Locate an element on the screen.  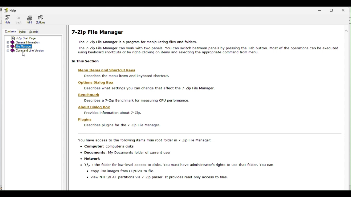
7-Zip File Manager
The 7-Zip File Manager is a program for manipulating files and folders.
‘The 7-Zip File Manager can work with two panels. You can switch between panels by pressing the Tab button. Most of the operations can be executed
Perfo. in nf sp proper typ Sgr pees an welt today is located at coordinates (205, 47).